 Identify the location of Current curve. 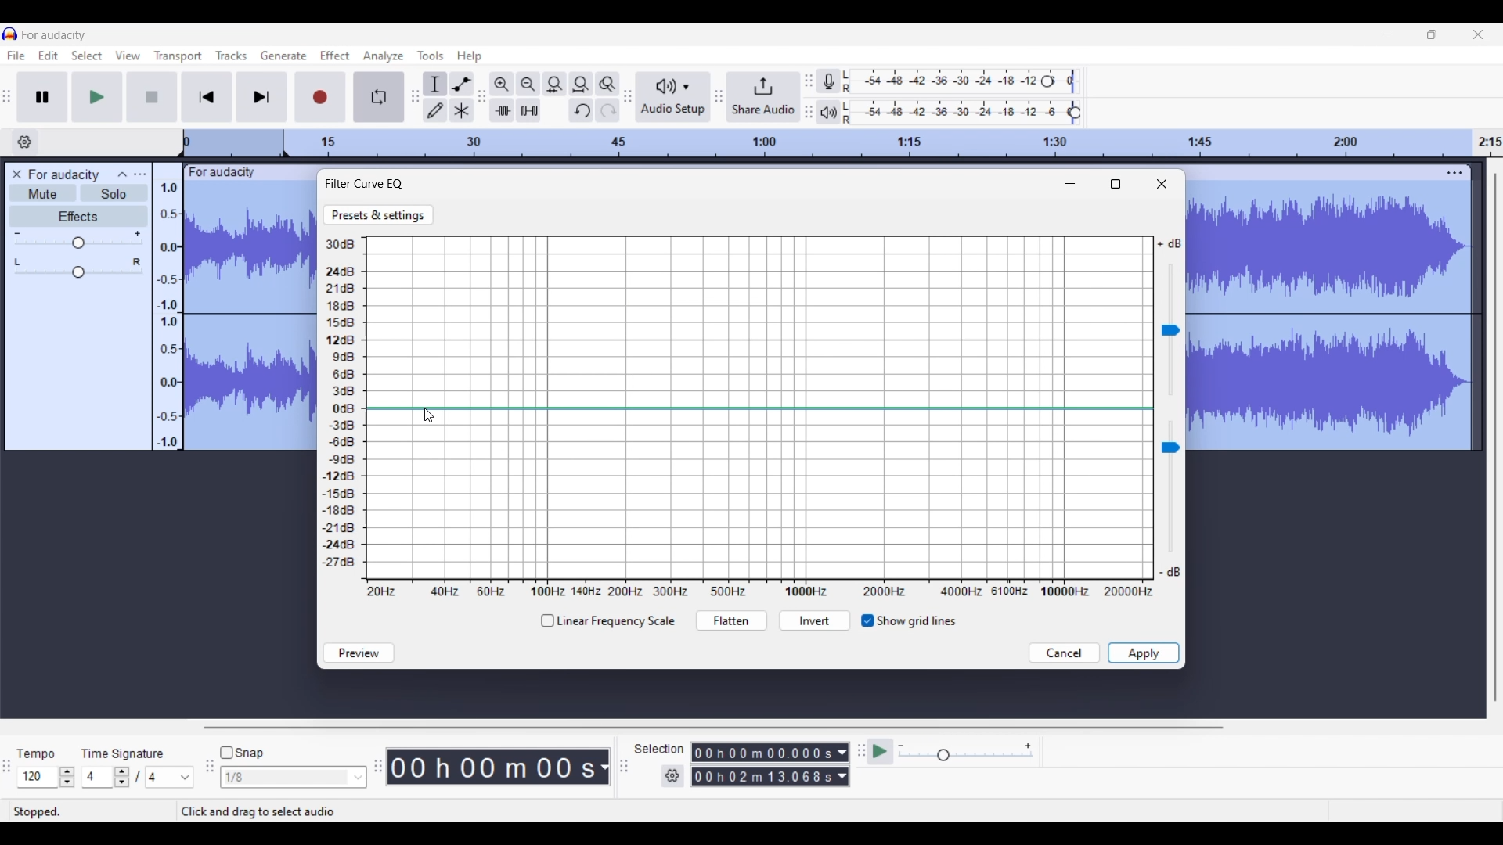
(759, 408).